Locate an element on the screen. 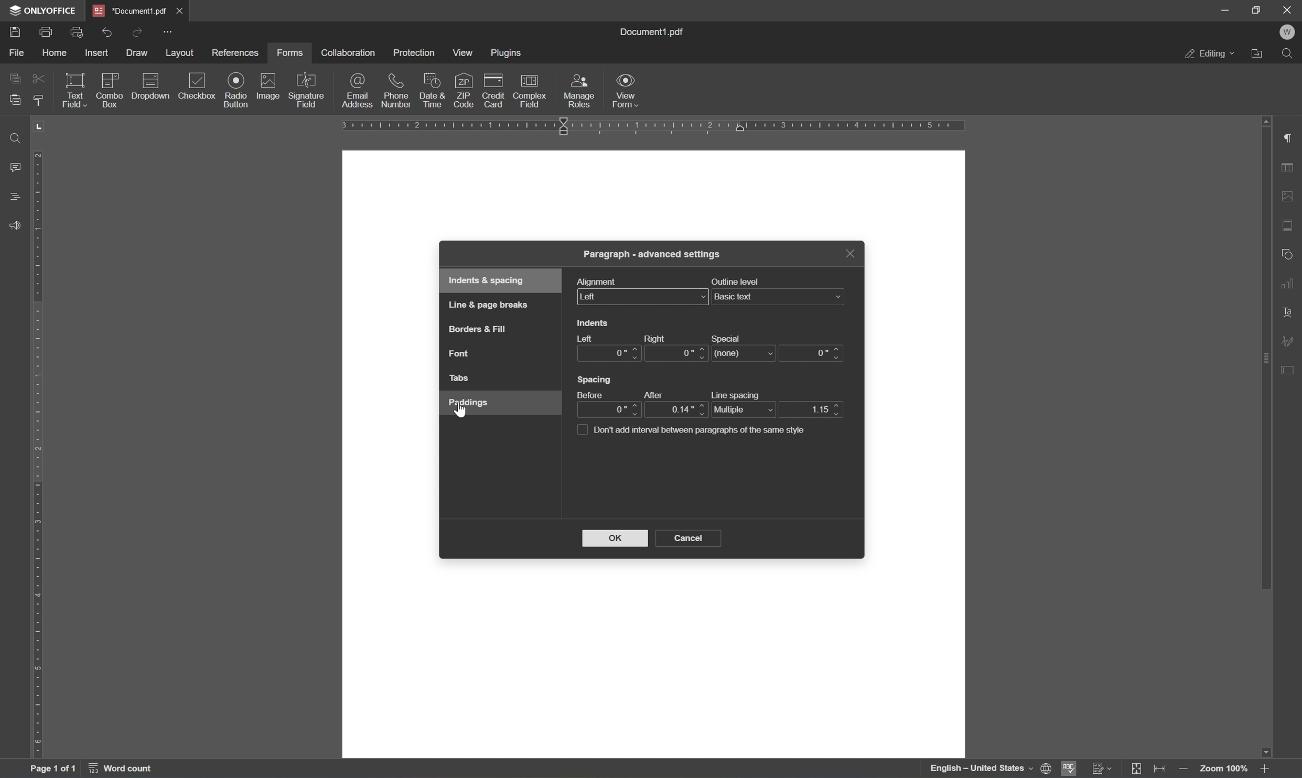  save is located at coordinates (19, 31).